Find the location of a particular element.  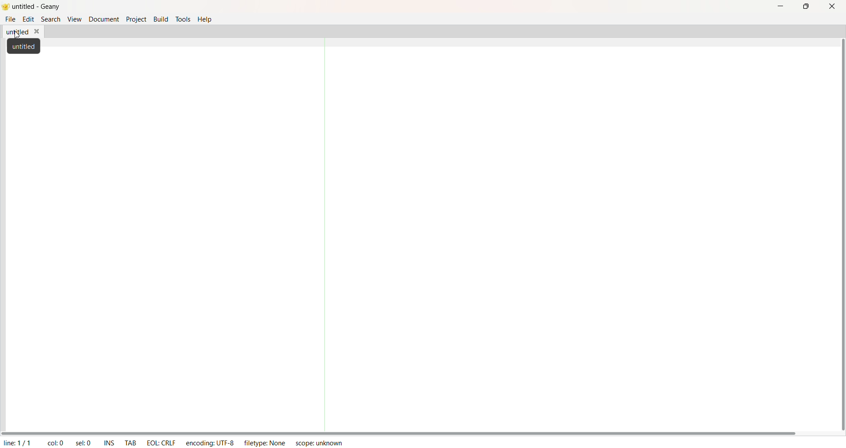

line 1/1 is located at coordinates (16, 443).